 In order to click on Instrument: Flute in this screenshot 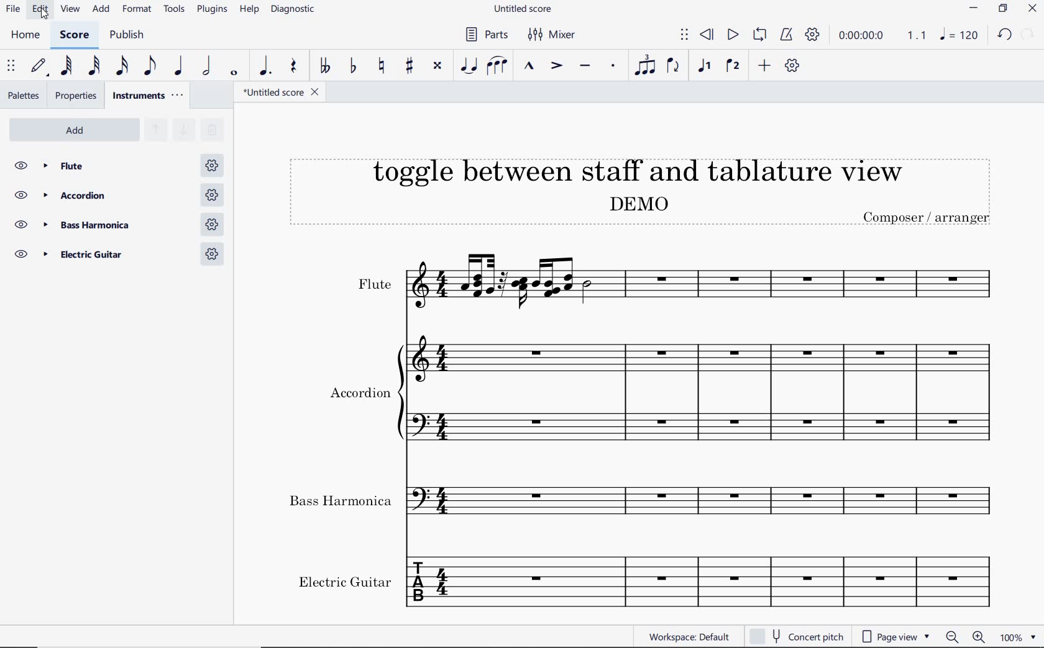, I will do `click(649, 282)`.